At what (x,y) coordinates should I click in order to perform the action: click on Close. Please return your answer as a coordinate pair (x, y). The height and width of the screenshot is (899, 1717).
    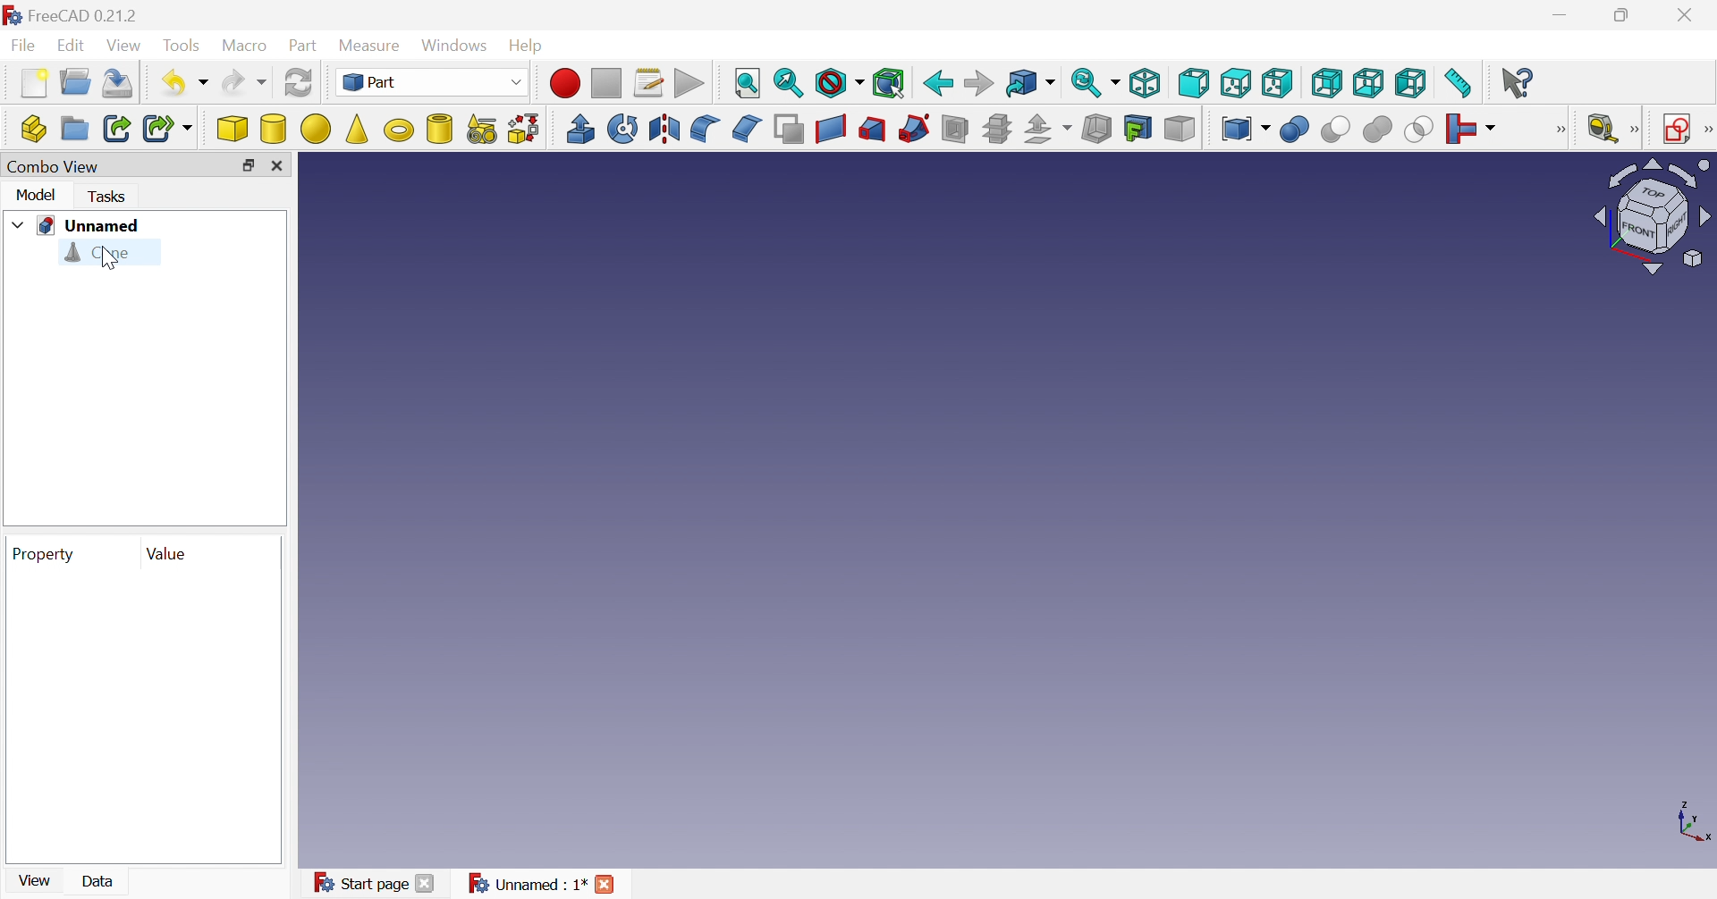
    Looking at the image, I should click on (423, 886).